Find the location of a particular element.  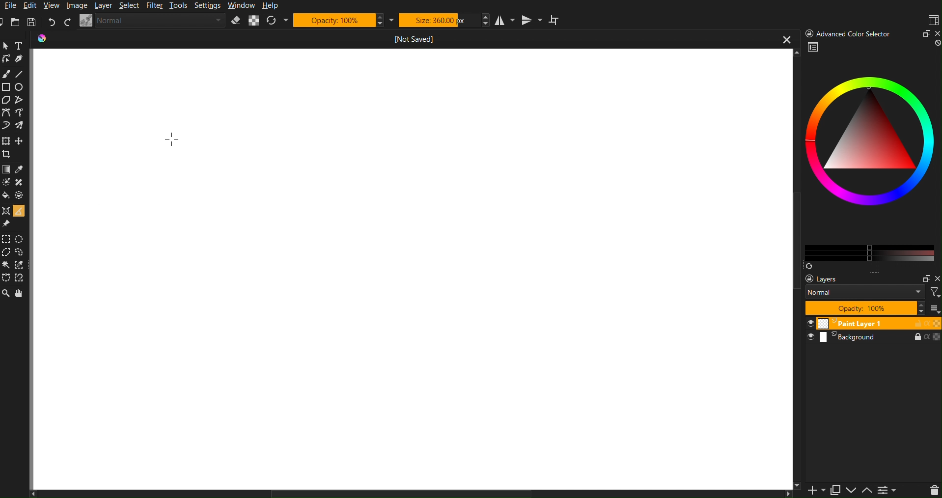

Advanced Color Selector is located at coordinates (870, 155).